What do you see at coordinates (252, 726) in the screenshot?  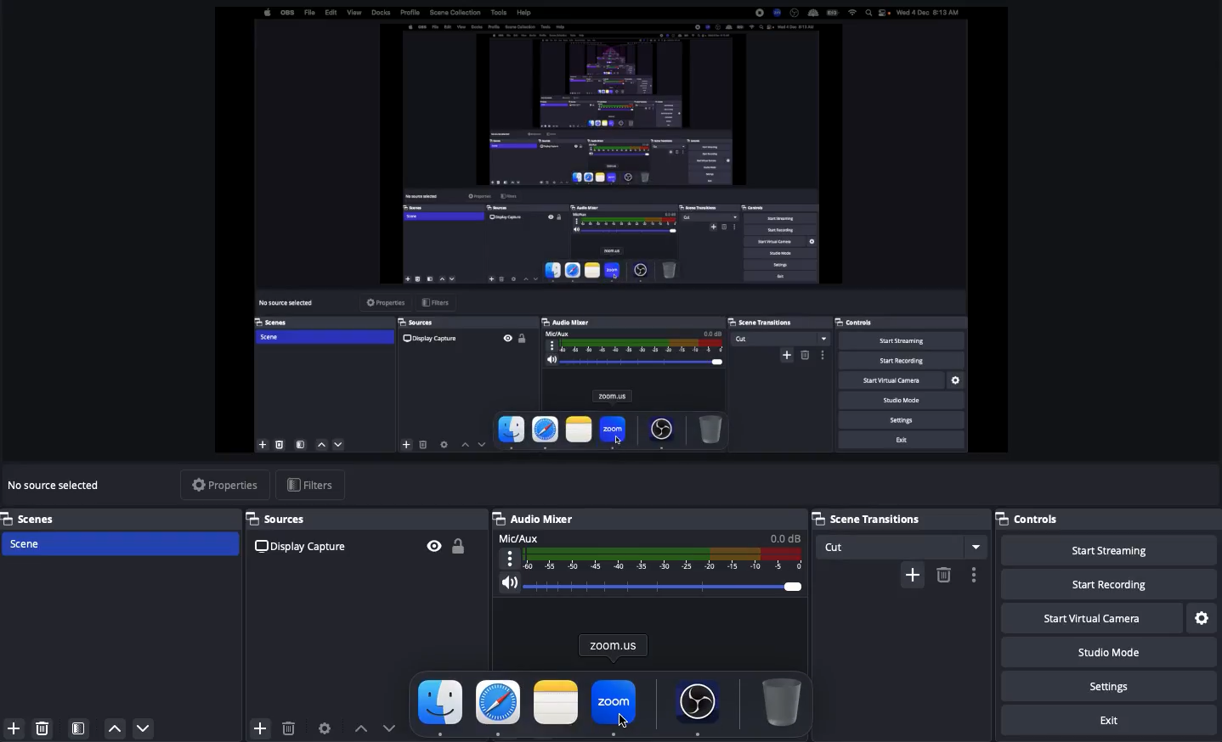 I see `add` at bounding box center [252, 726].